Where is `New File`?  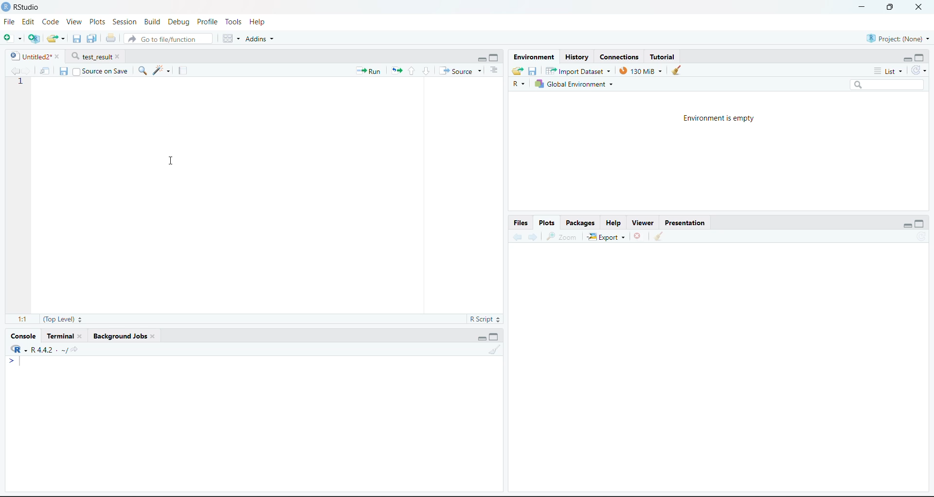 New File is located at coordinates (13, 38).